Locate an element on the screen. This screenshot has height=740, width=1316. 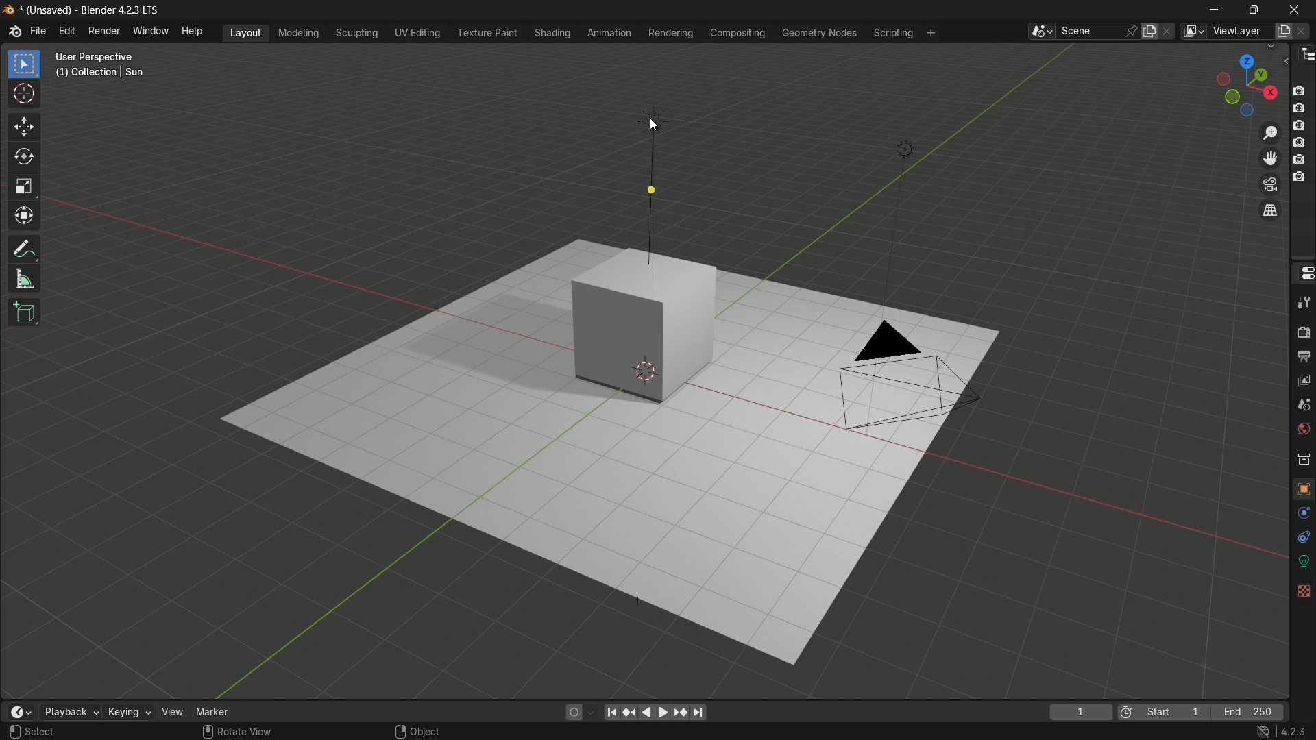
cursor is located at coordinates (653, 125).